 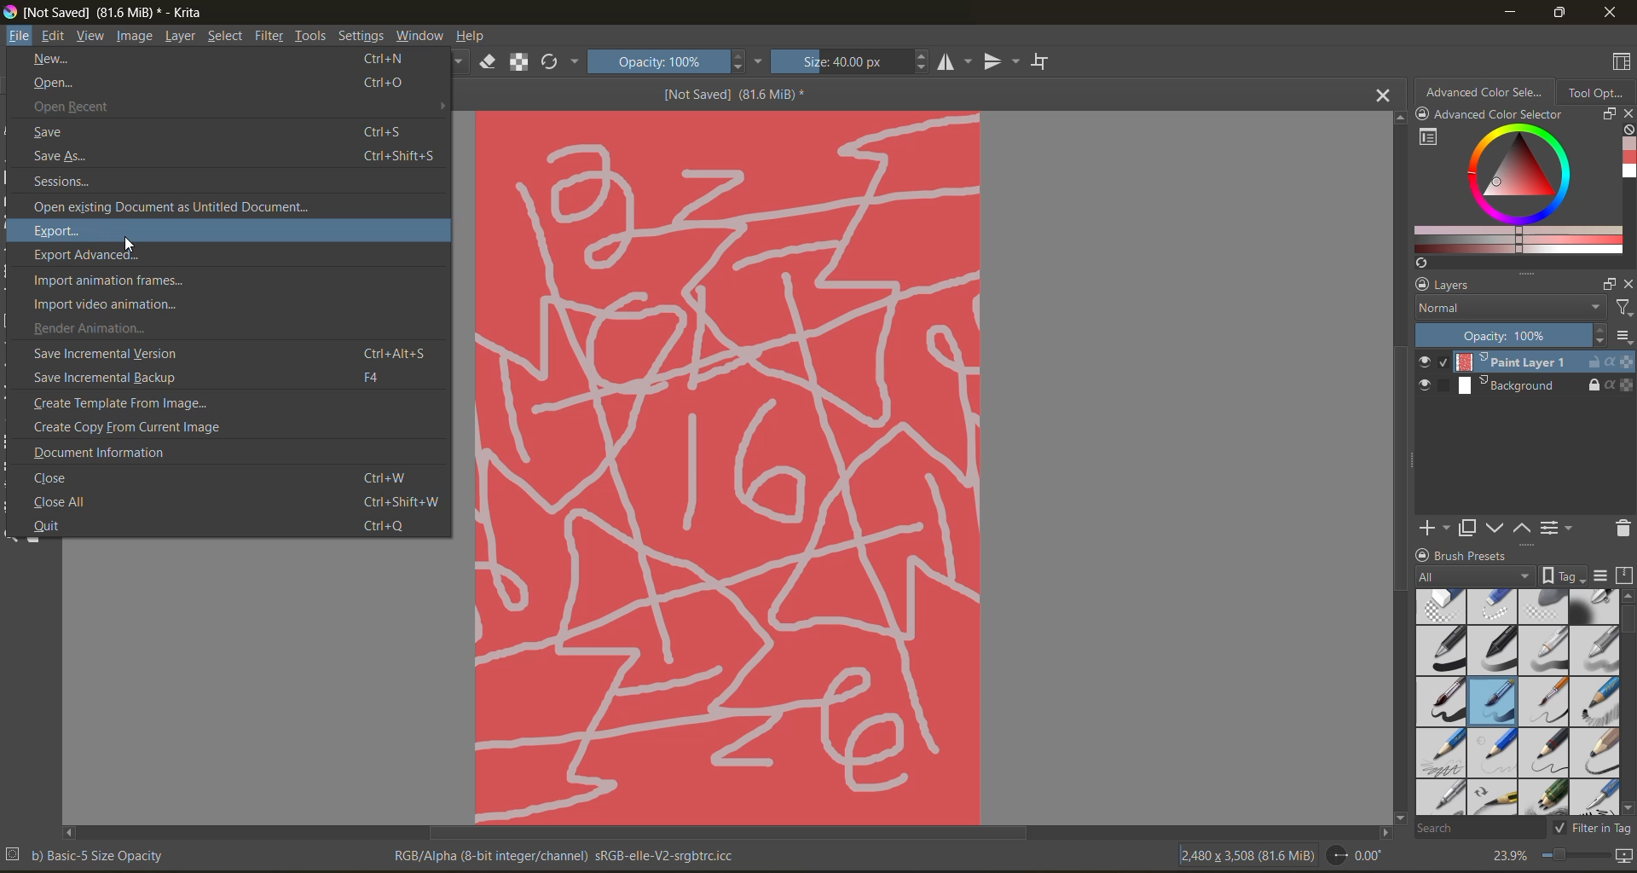 What do you see at coordinates (220, 476) in the screenshot?
I see `close` at bounding box center [220, 476].